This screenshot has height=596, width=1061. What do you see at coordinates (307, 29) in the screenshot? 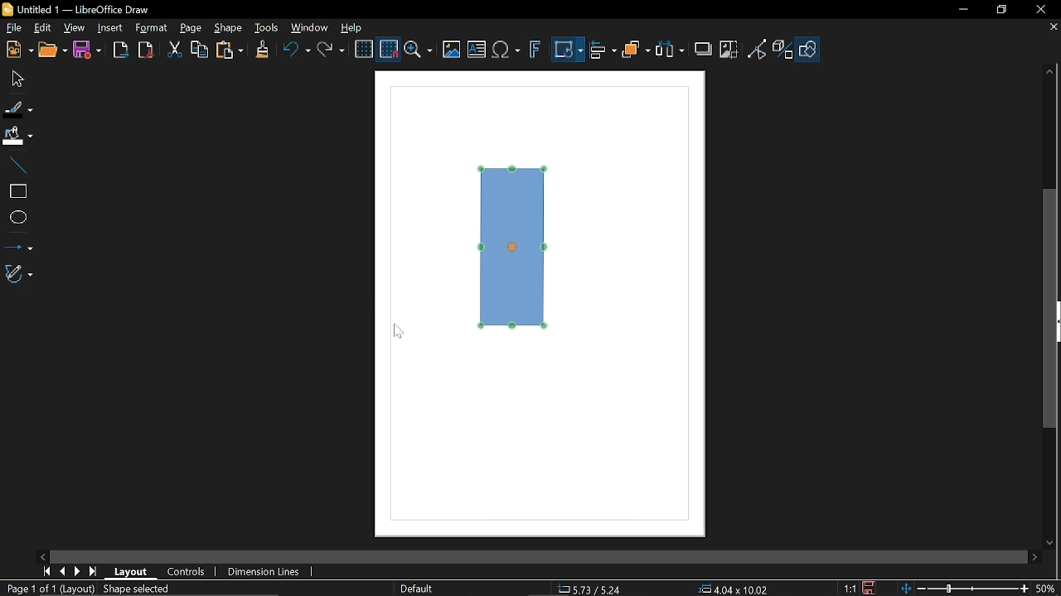
I see `Window` at bounding box center [307, 29].